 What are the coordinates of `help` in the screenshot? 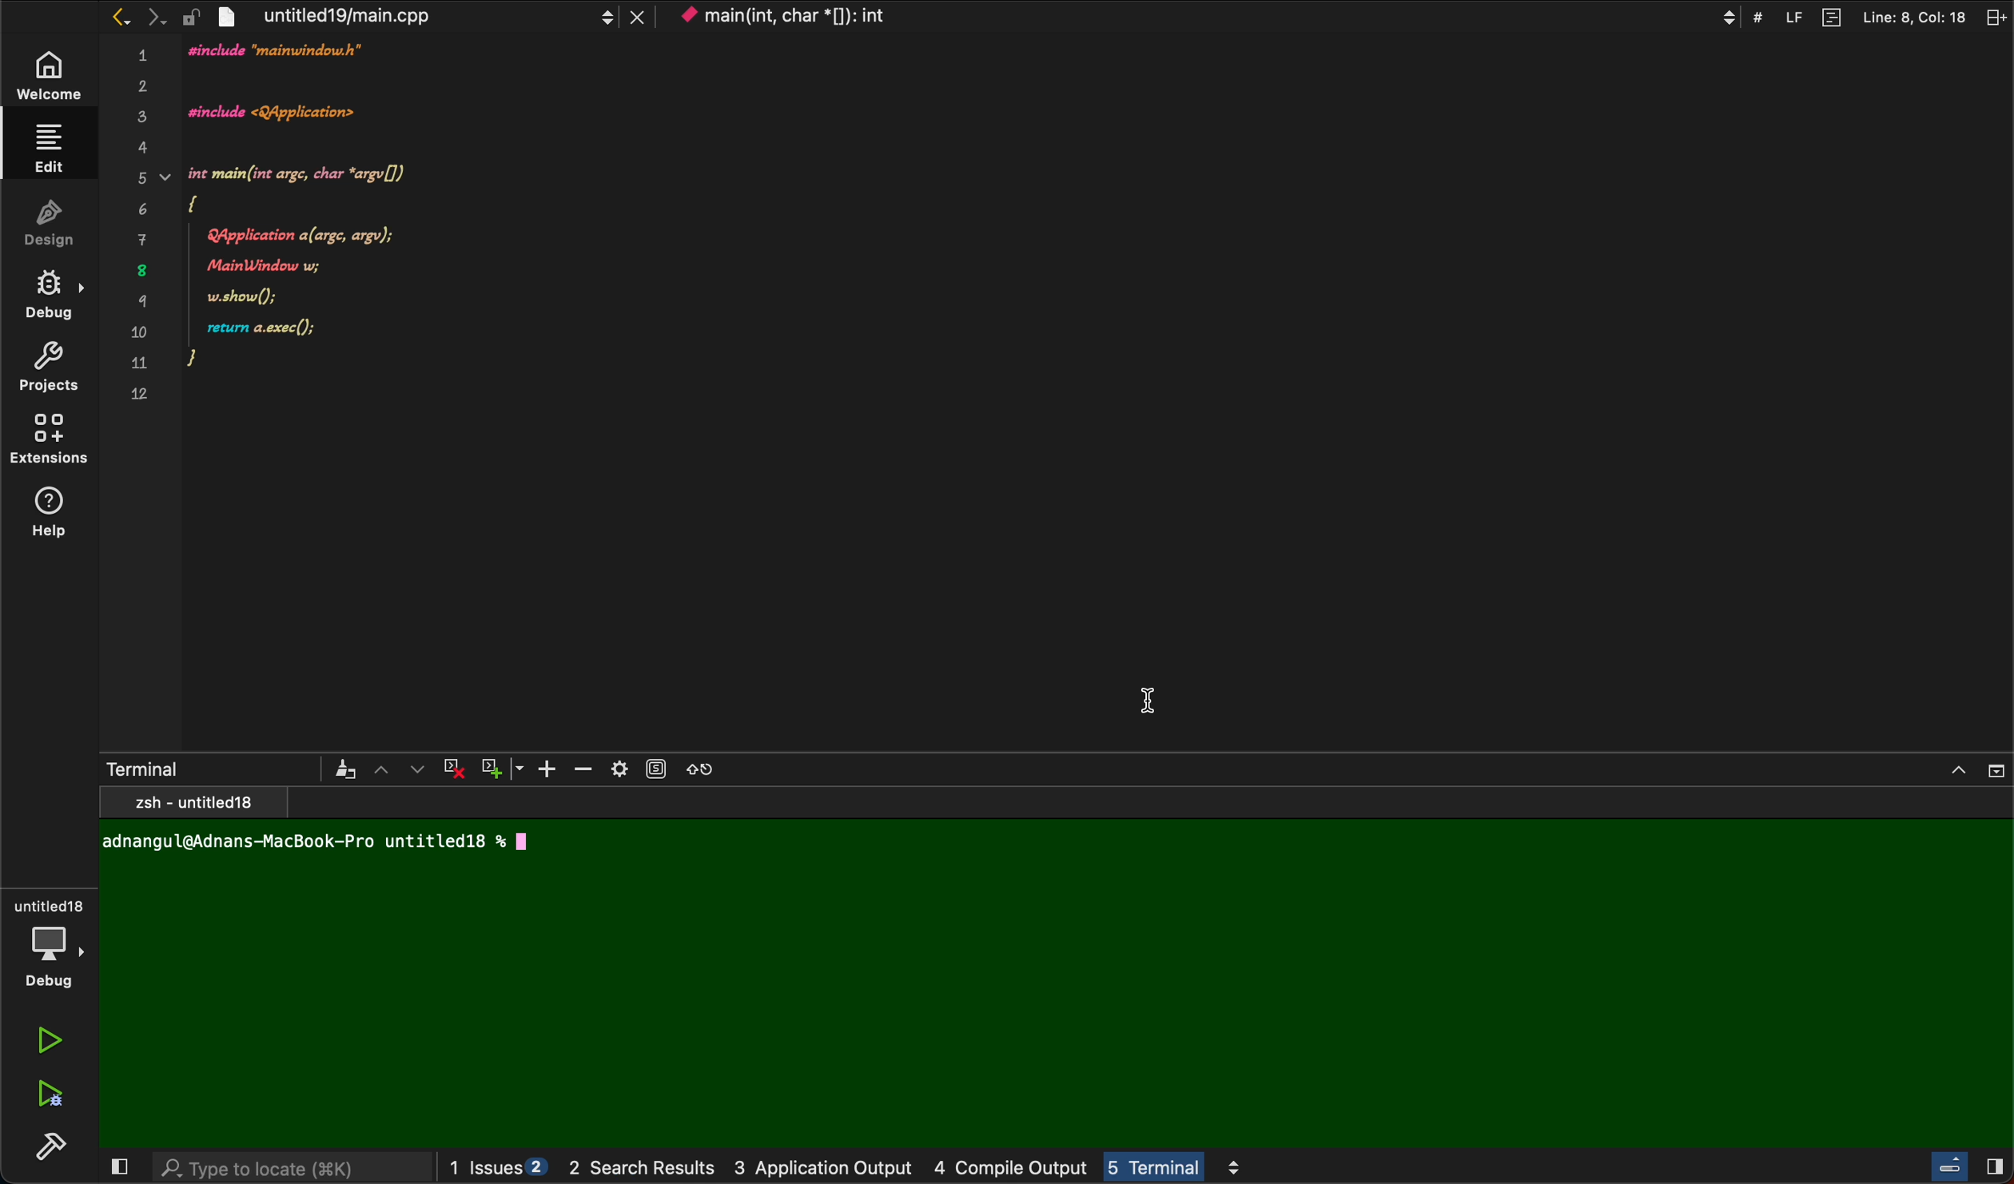 It's located at (54, 514).